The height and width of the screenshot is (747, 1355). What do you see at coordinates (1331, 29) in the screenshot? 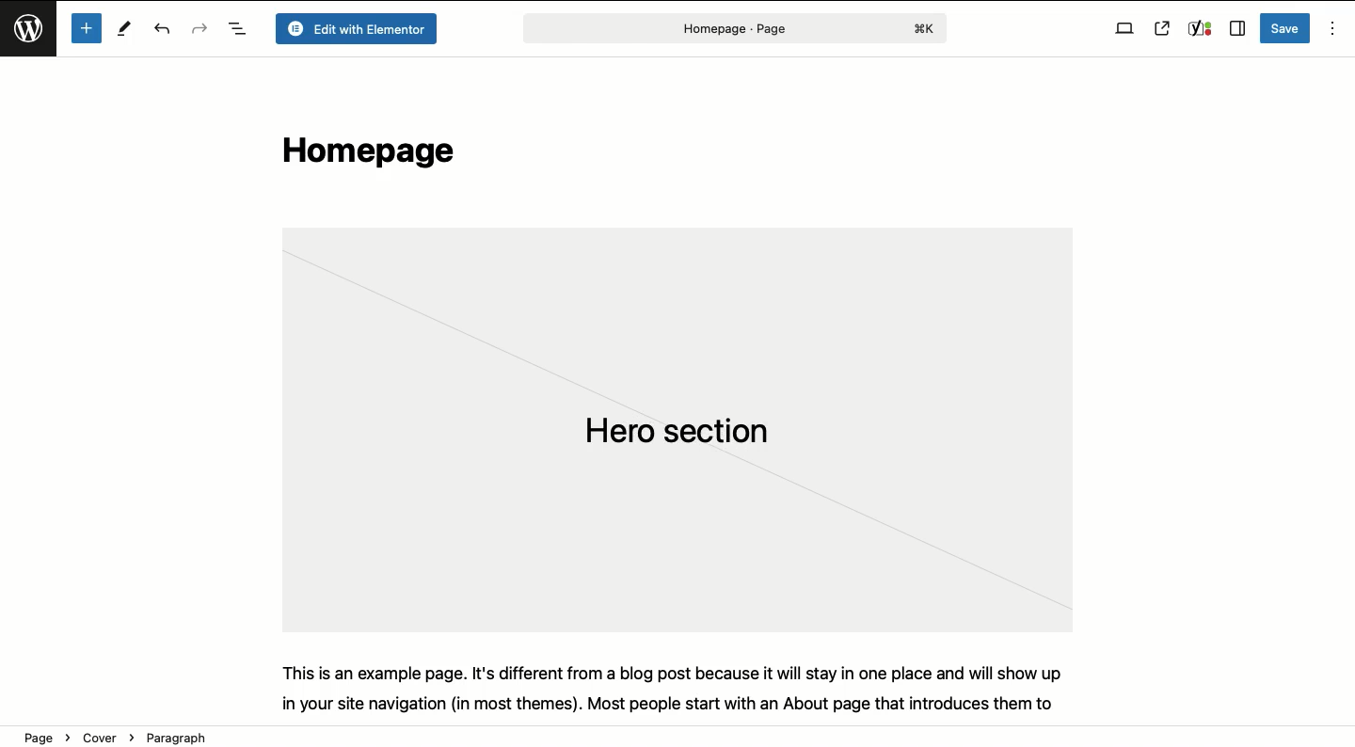
I see `Options` at bounding box center [1331, 29].